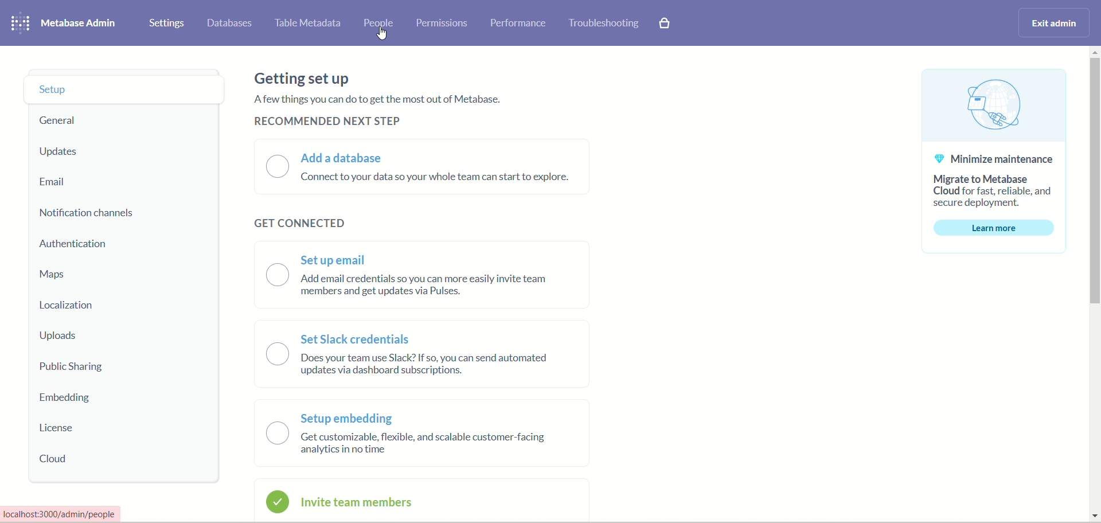 This screenshot has height=523, width=1101. Describe the element at coordinates (378, 32) in the screenshot. I see `Cursor` at that location.